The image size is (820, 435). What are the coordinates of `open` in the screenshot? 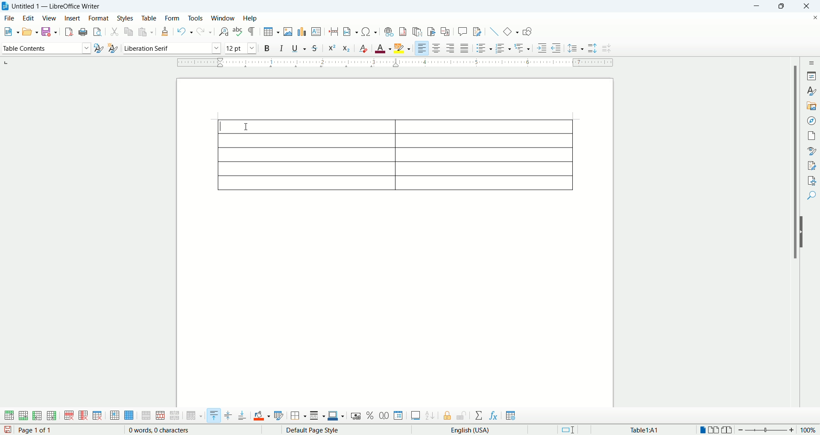 It's located at (30, 31).